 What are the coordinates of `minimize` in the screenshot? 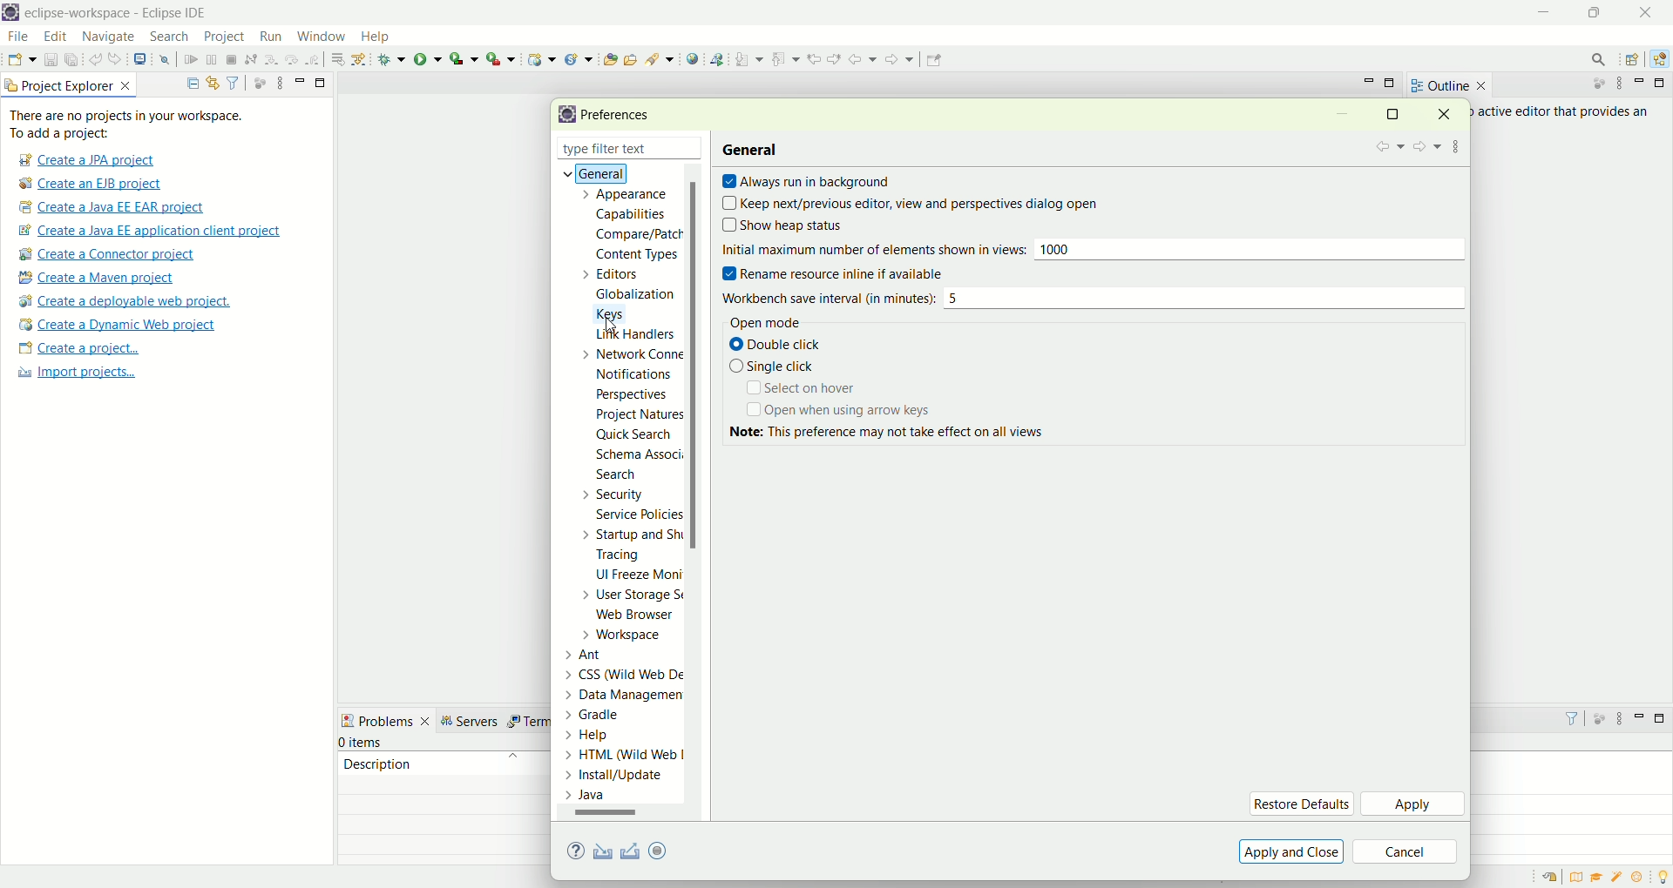 It's located at (1342, 116).